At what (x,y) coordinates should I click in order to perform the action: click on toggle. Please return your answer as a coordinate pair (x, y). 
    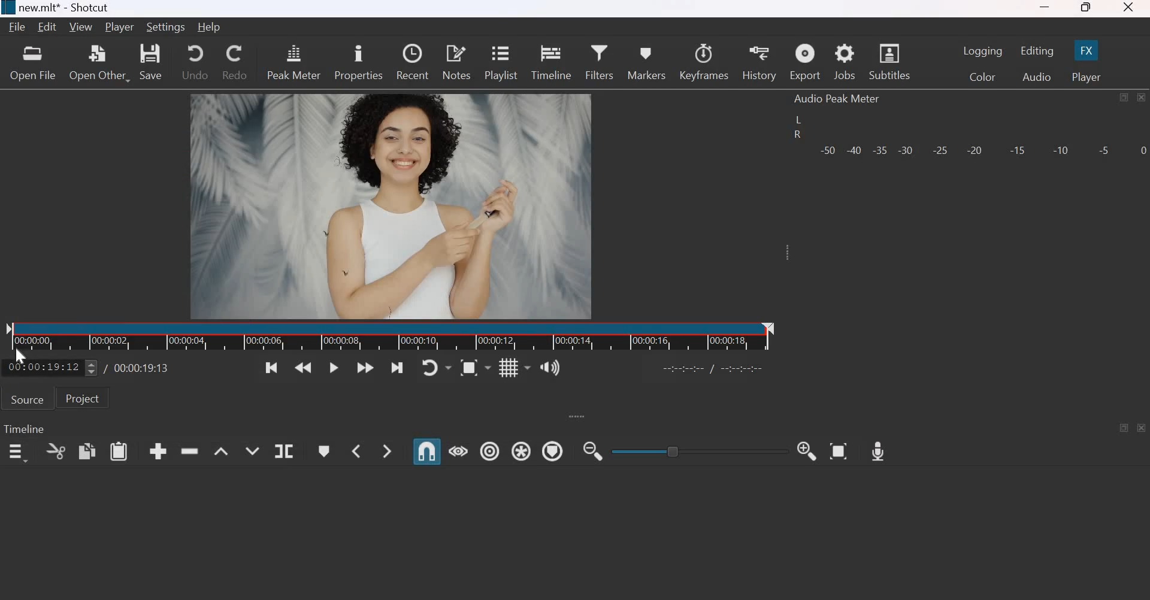
    Looking at the image, I should click on (701, 450).